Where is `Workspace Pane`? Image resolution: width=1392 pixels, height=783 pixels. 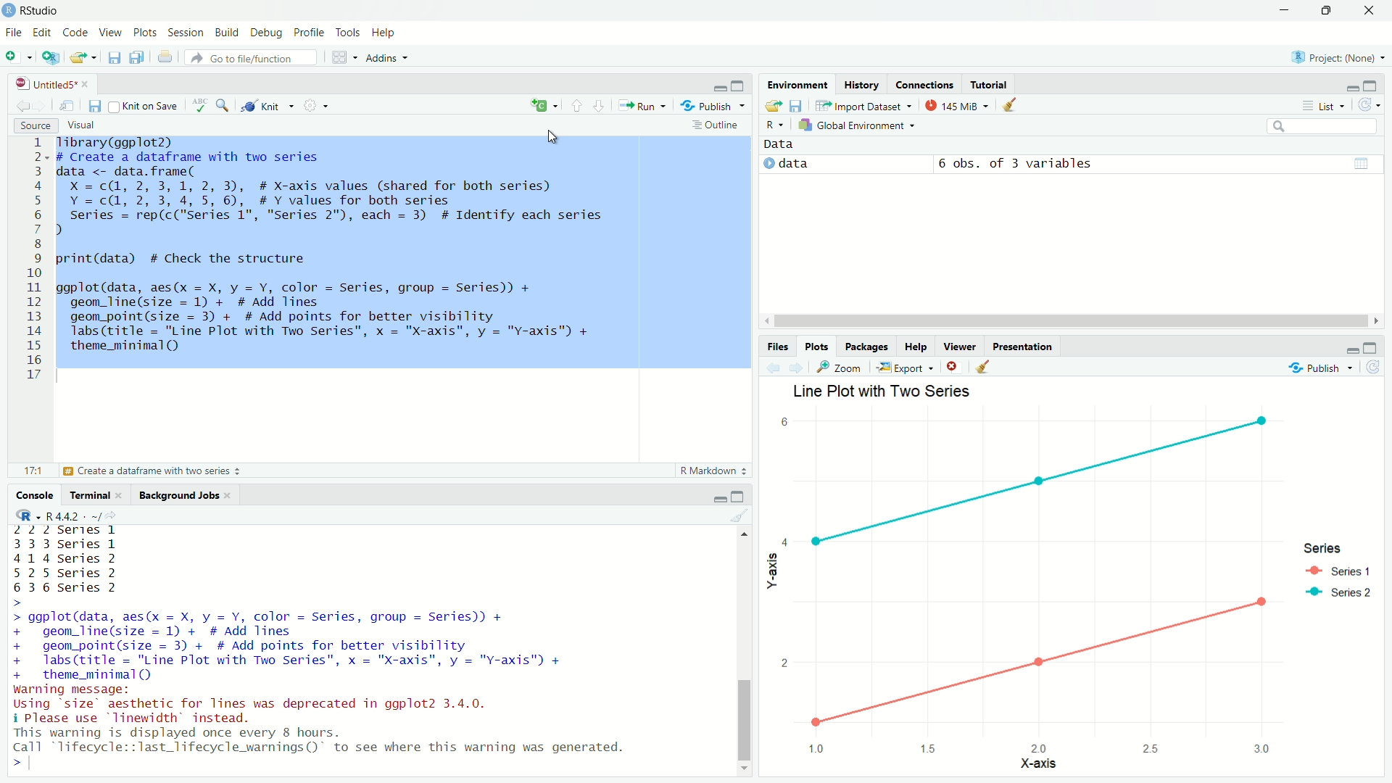 Workspace Pane is located at coordinates (344, 58).